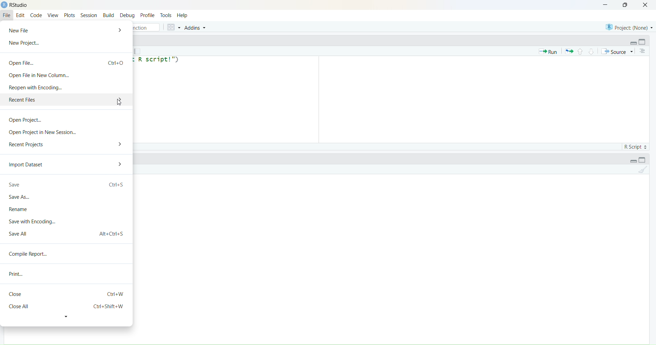 Image resolution: width=656 pixels, height=345 pixels. What do you see at coordinates (20, 198) in the screenshot?
I see `Save As...` at bounding box center [20, 198].